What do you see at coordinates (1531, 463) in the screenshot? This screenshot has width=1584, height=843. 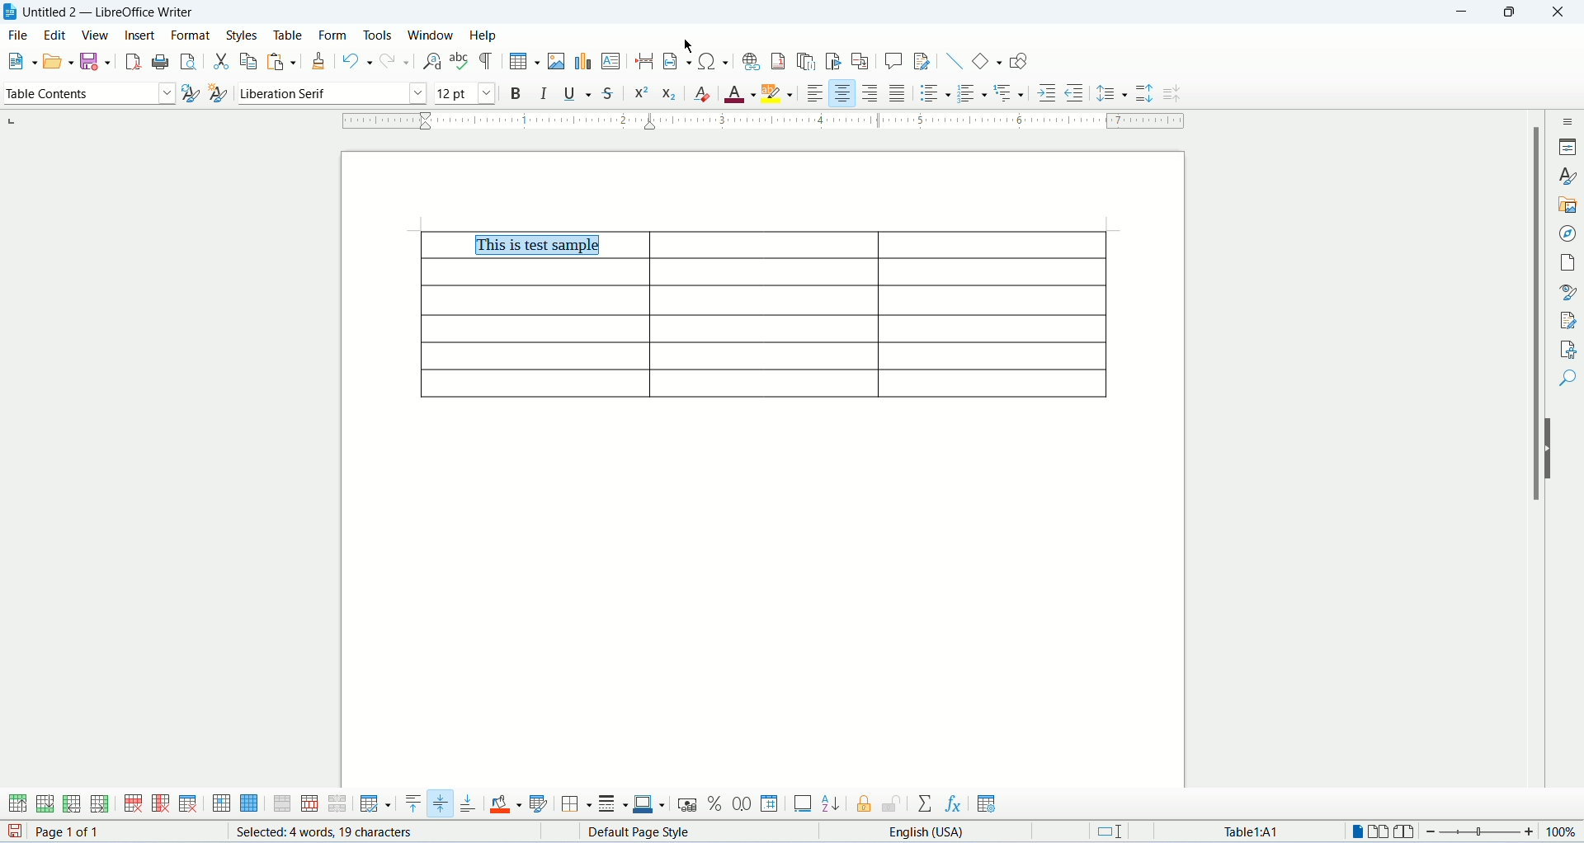 I see `scroll bar` at bounding box center [1531, 463].